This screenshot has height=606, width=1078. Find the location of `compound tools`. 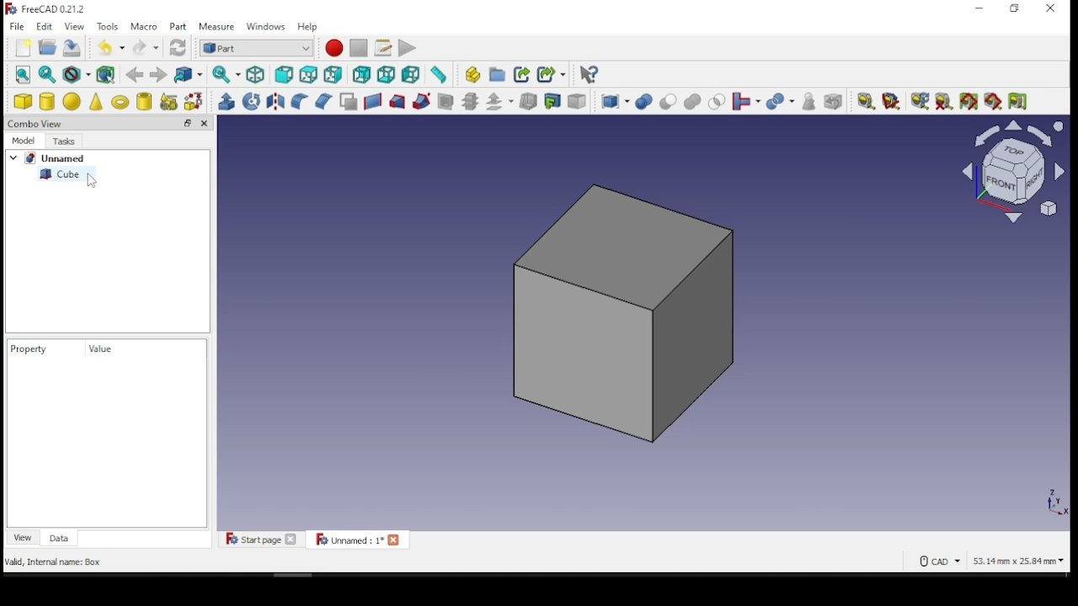

compound tools is located at coordinates (614, 102).